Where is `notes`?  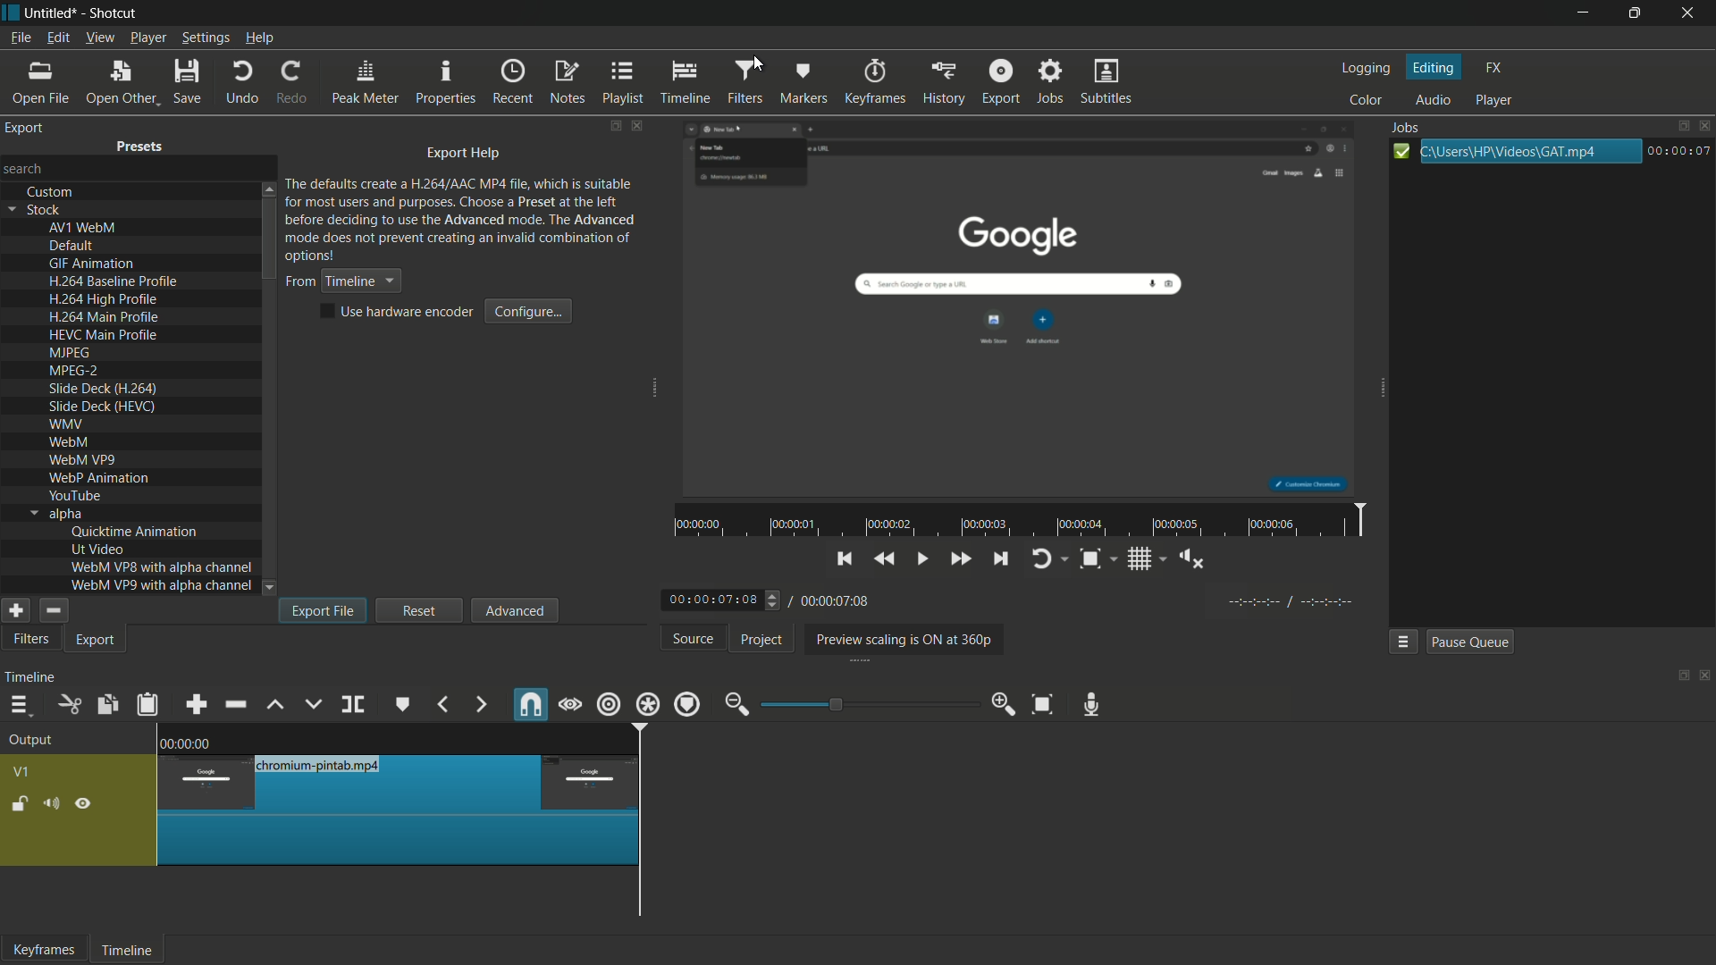 notes is located at coordinates (567, 82).